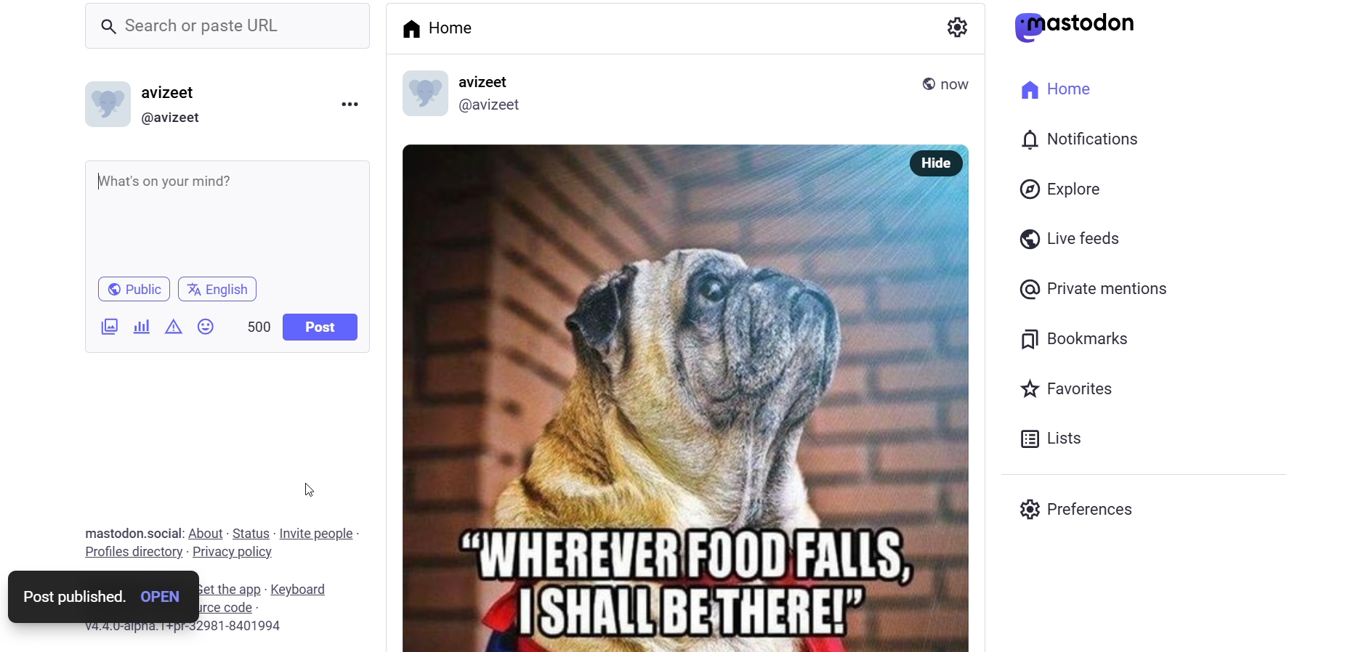  What do you see at coordinates (130, 552) in the screenshot?
I see `profile` at bounding box center [130, 552].